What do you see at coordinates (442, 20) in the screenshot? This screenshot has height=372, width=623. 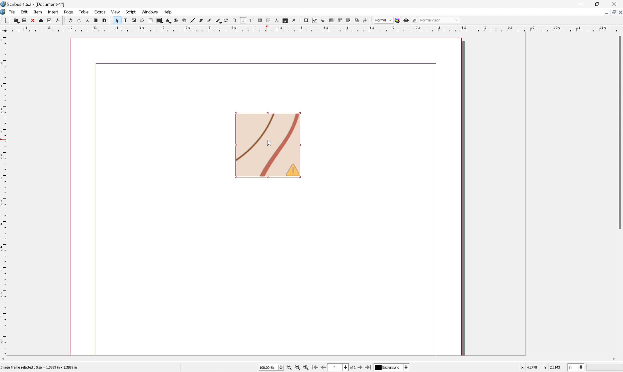 I see `normal vision` at bounding box center [442, 20].